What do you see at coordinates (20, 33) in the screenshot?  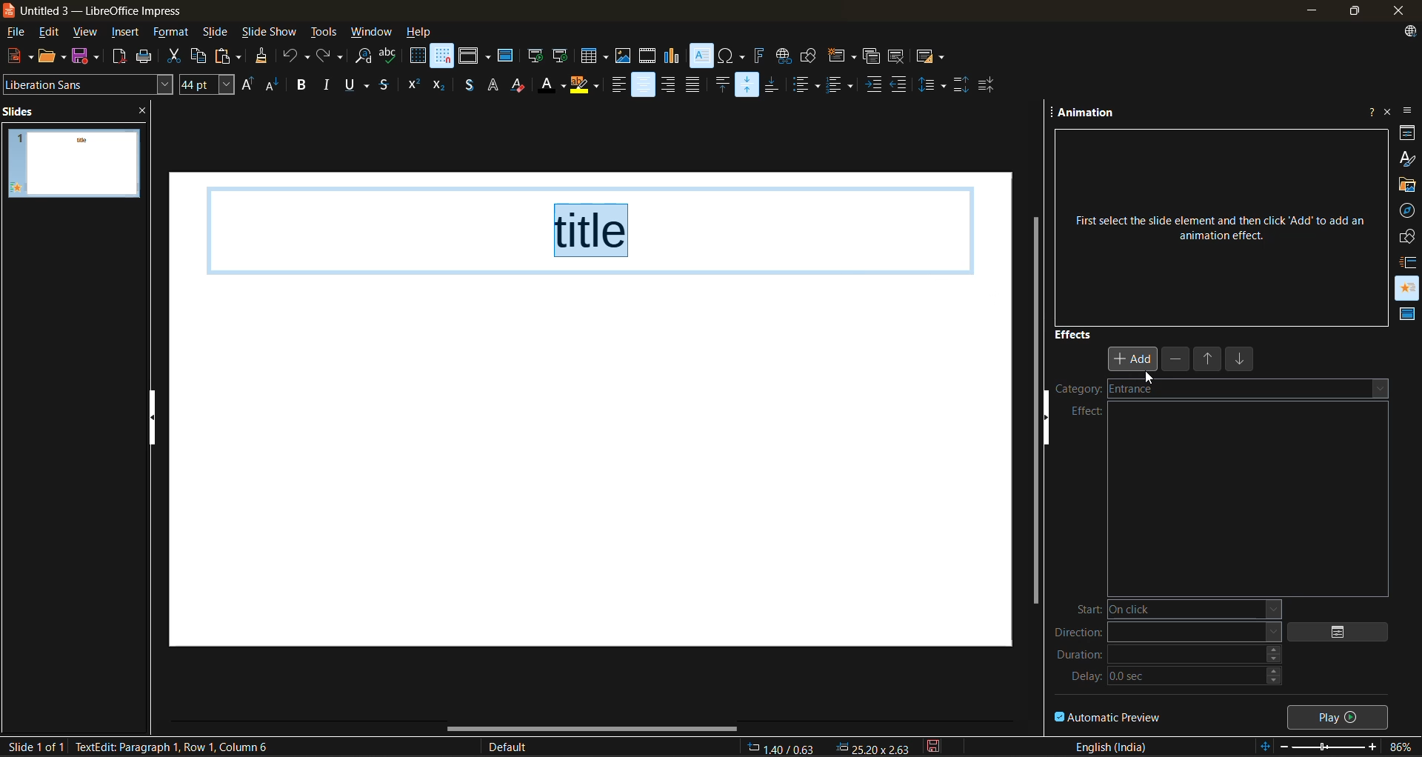 I see `file` at bounding box center [20, 33].